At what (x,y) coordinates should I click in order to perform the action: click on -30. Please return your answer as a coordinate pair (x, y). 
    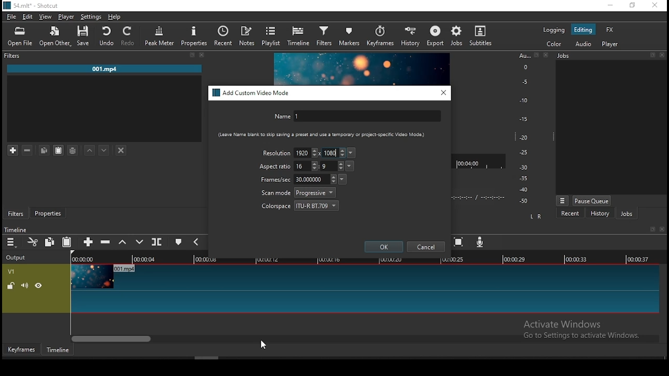
    Looking at the image, I should click on (525, 167).